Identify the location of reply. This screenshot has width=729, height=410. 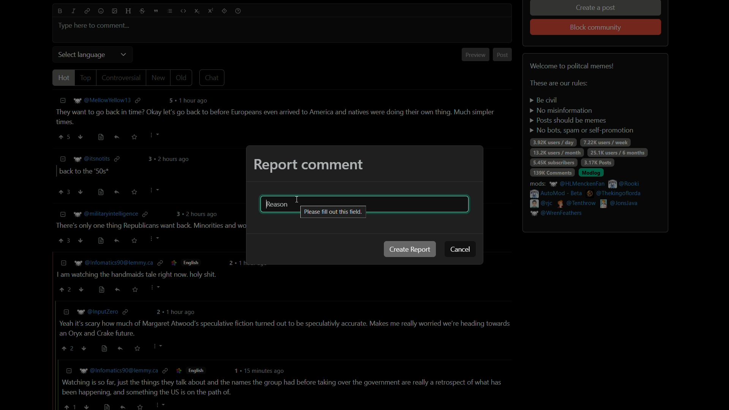
(117, 192).